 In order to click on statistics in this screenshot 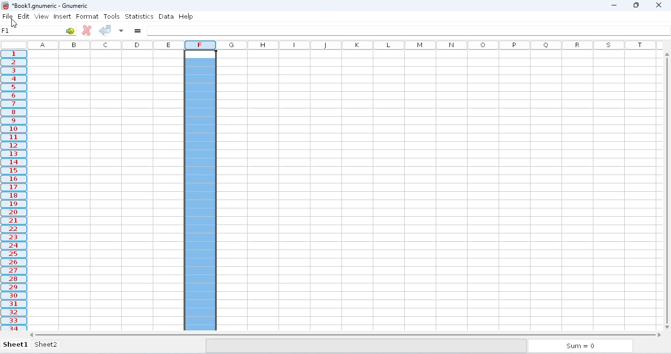, I will do `click(140, 16)`.